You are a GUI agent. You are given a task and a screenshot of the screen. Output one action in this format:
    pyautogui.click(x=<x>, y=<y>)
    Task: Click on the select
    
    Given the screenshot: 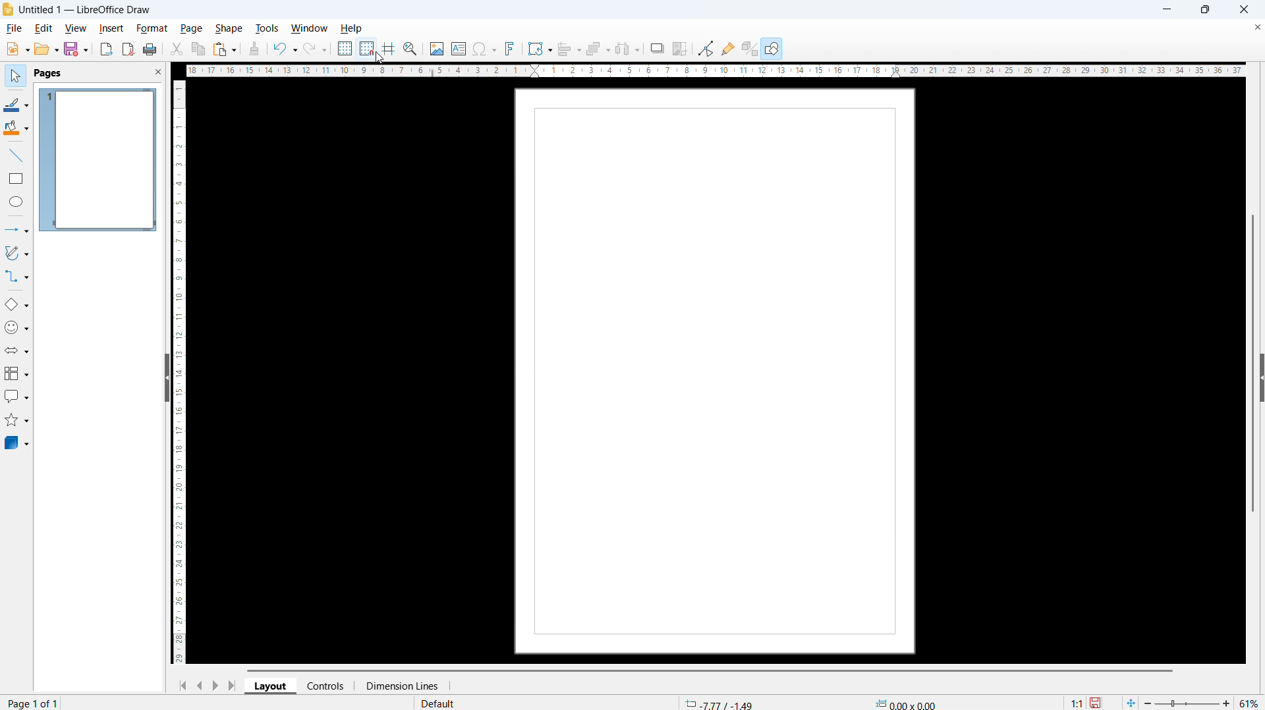 What is the action you would take?
    pyautogui.click(x=16, y=76)
    